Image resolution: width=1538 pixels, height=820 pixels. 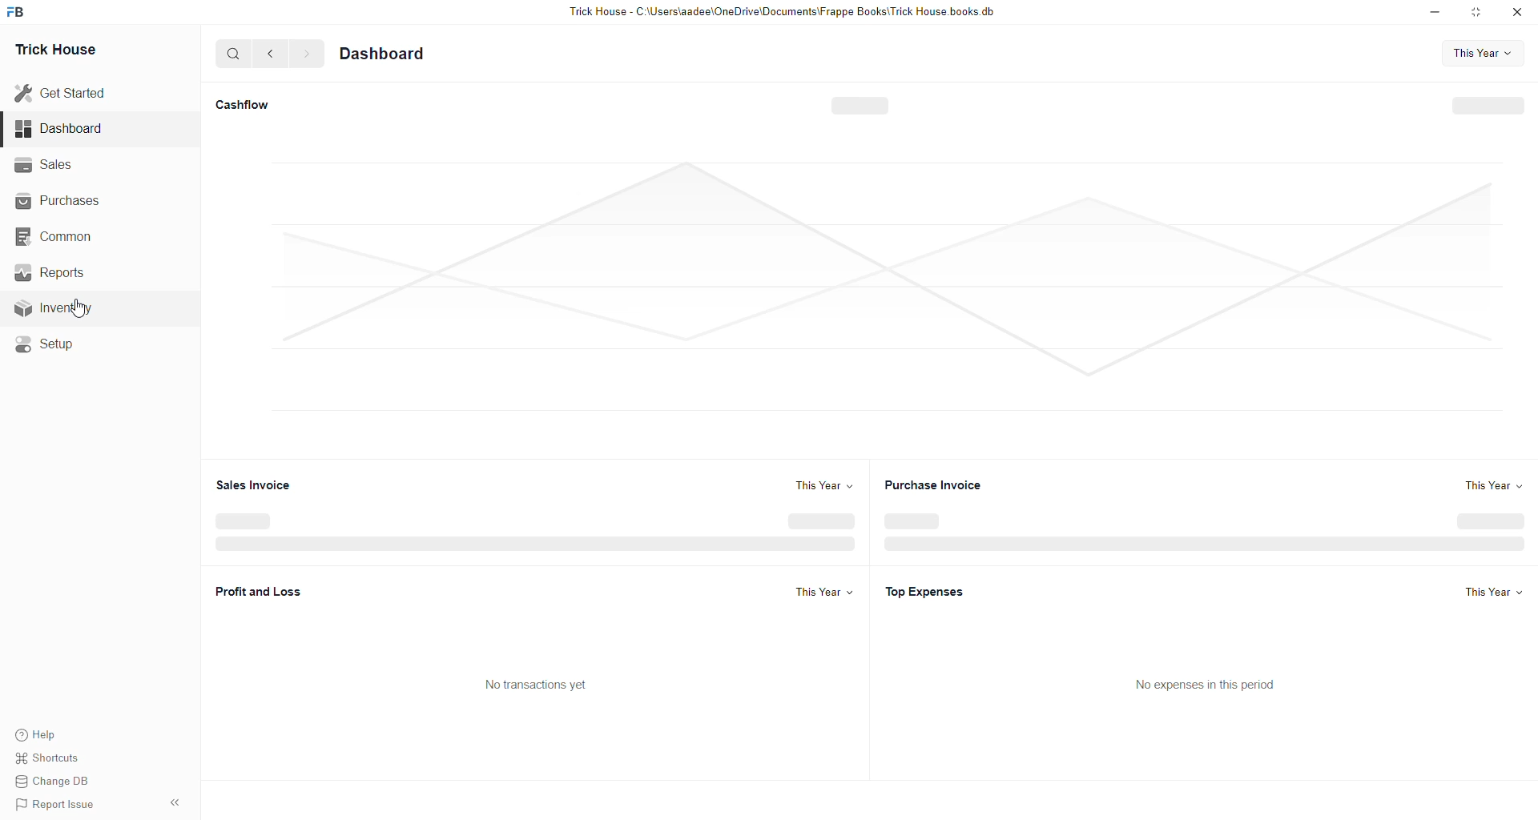 I want to click on Top Expenses, so click(x=936, y=593).